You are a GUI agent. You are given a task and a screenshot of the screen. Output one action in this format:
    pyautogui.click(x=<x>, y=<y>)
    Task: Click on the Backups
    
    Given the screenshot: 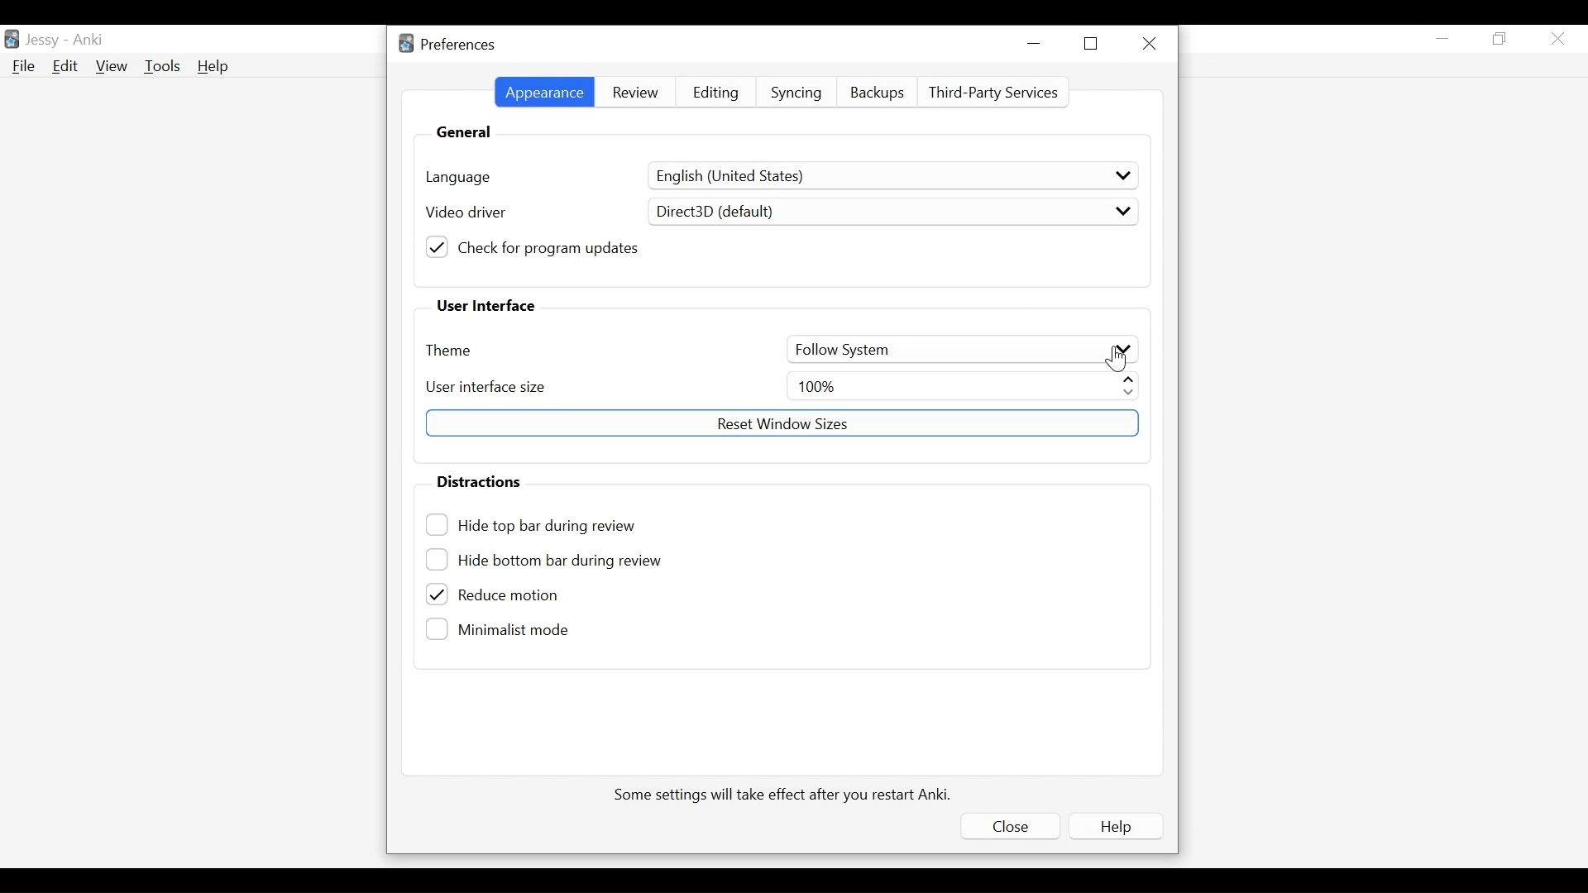 What is the action you would take?
    pyautogui.click(x=879, y=93)
    